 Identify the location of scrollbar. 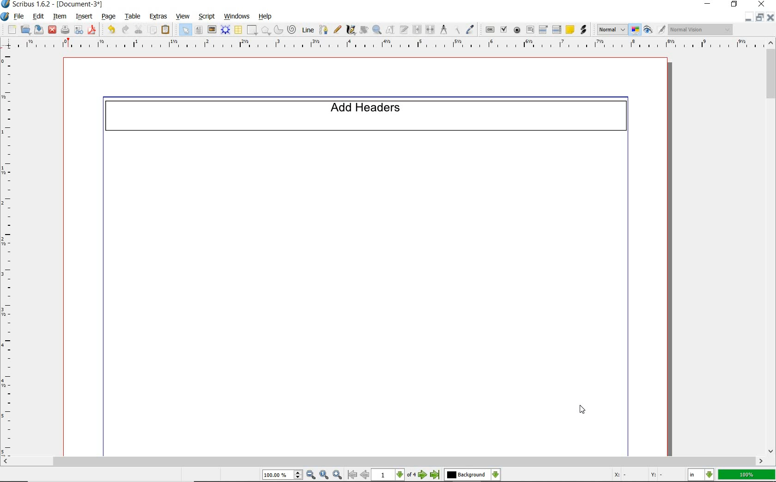
(771, 247).